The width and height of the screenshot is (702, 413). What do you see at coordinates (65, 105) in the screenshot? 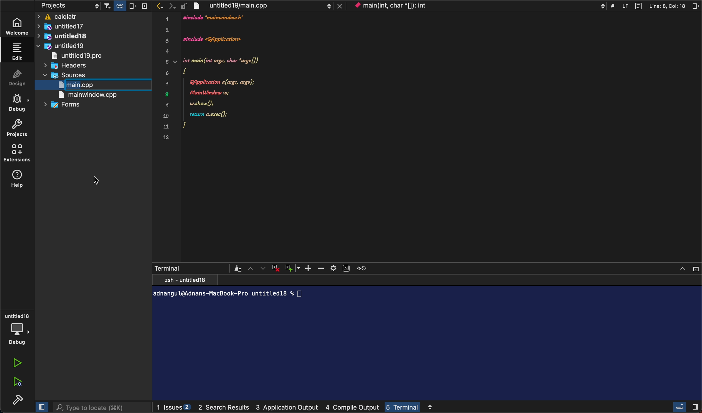
I see `forms` at bounding box center [65, 105].